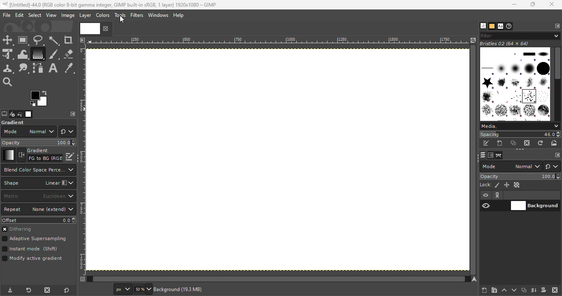  I want to click on Navigate, so click(475, 279).